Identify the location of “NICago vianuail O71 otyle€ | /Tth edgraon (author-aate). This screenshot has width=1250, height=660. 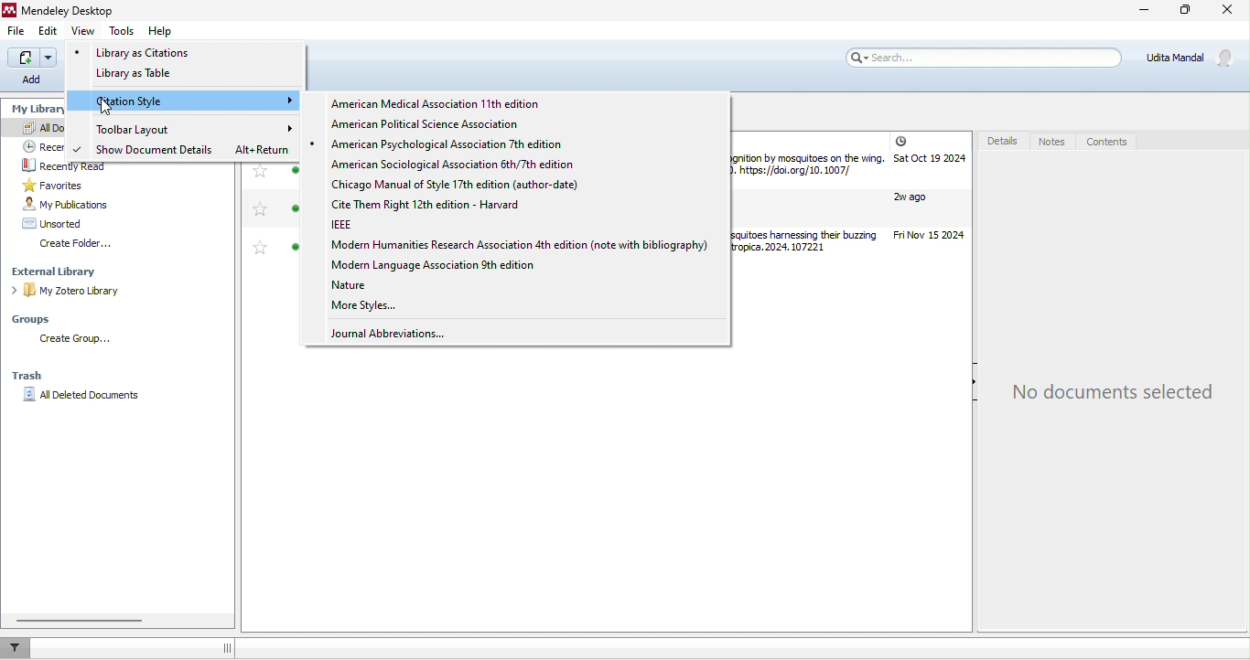
(469, 186).